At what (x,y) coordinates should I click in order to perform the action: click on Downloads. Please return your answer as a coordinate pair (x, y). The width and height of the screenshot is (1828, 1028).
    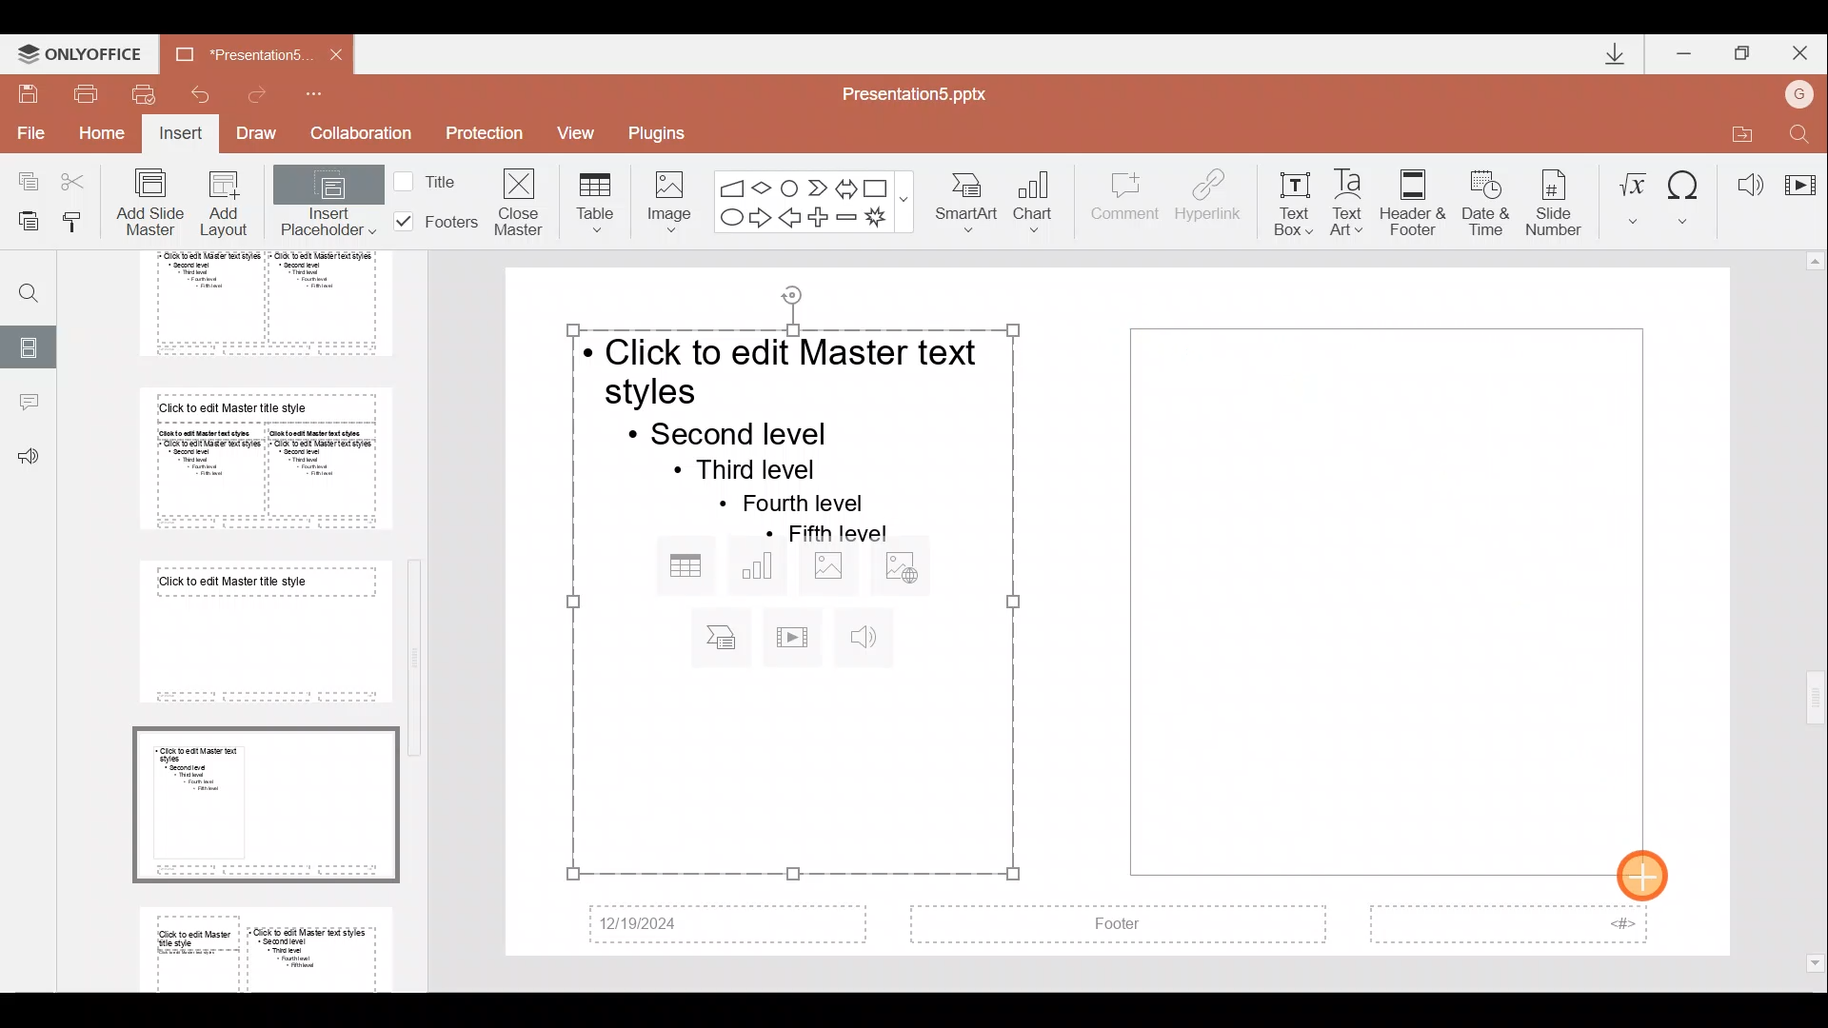
    Looking at the image, I should click on (1607, 53).